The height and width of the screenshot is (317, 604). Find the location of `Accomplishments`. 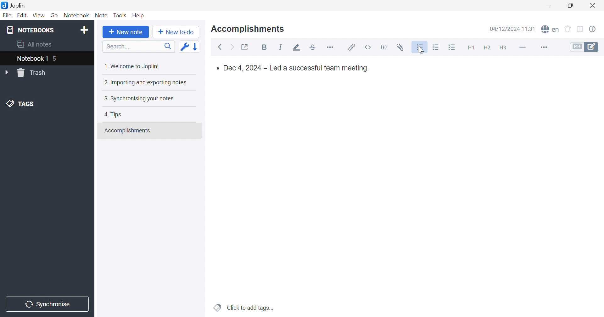

Accomplishments is located at coordinates (248, 29).